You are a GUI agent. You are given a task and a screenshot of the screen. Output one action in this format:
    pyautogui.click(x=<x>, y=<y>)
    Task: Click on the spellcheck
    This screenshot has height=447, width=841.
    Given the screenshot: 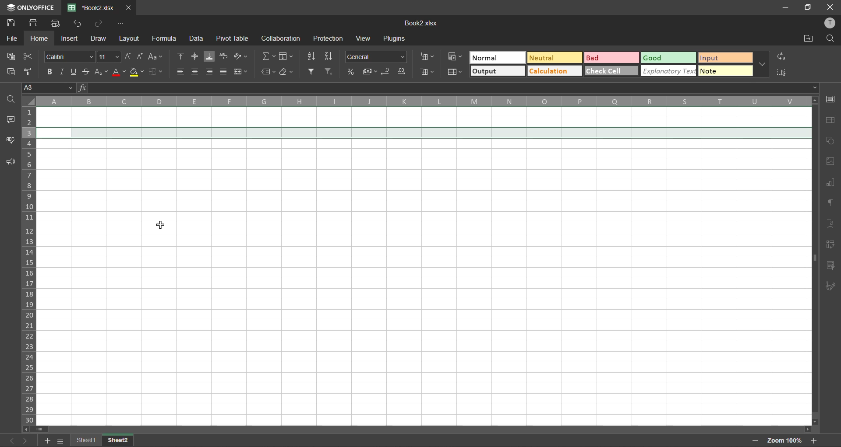 What is the action you would take?
    pyautogui.click(x=11, y=141)
    